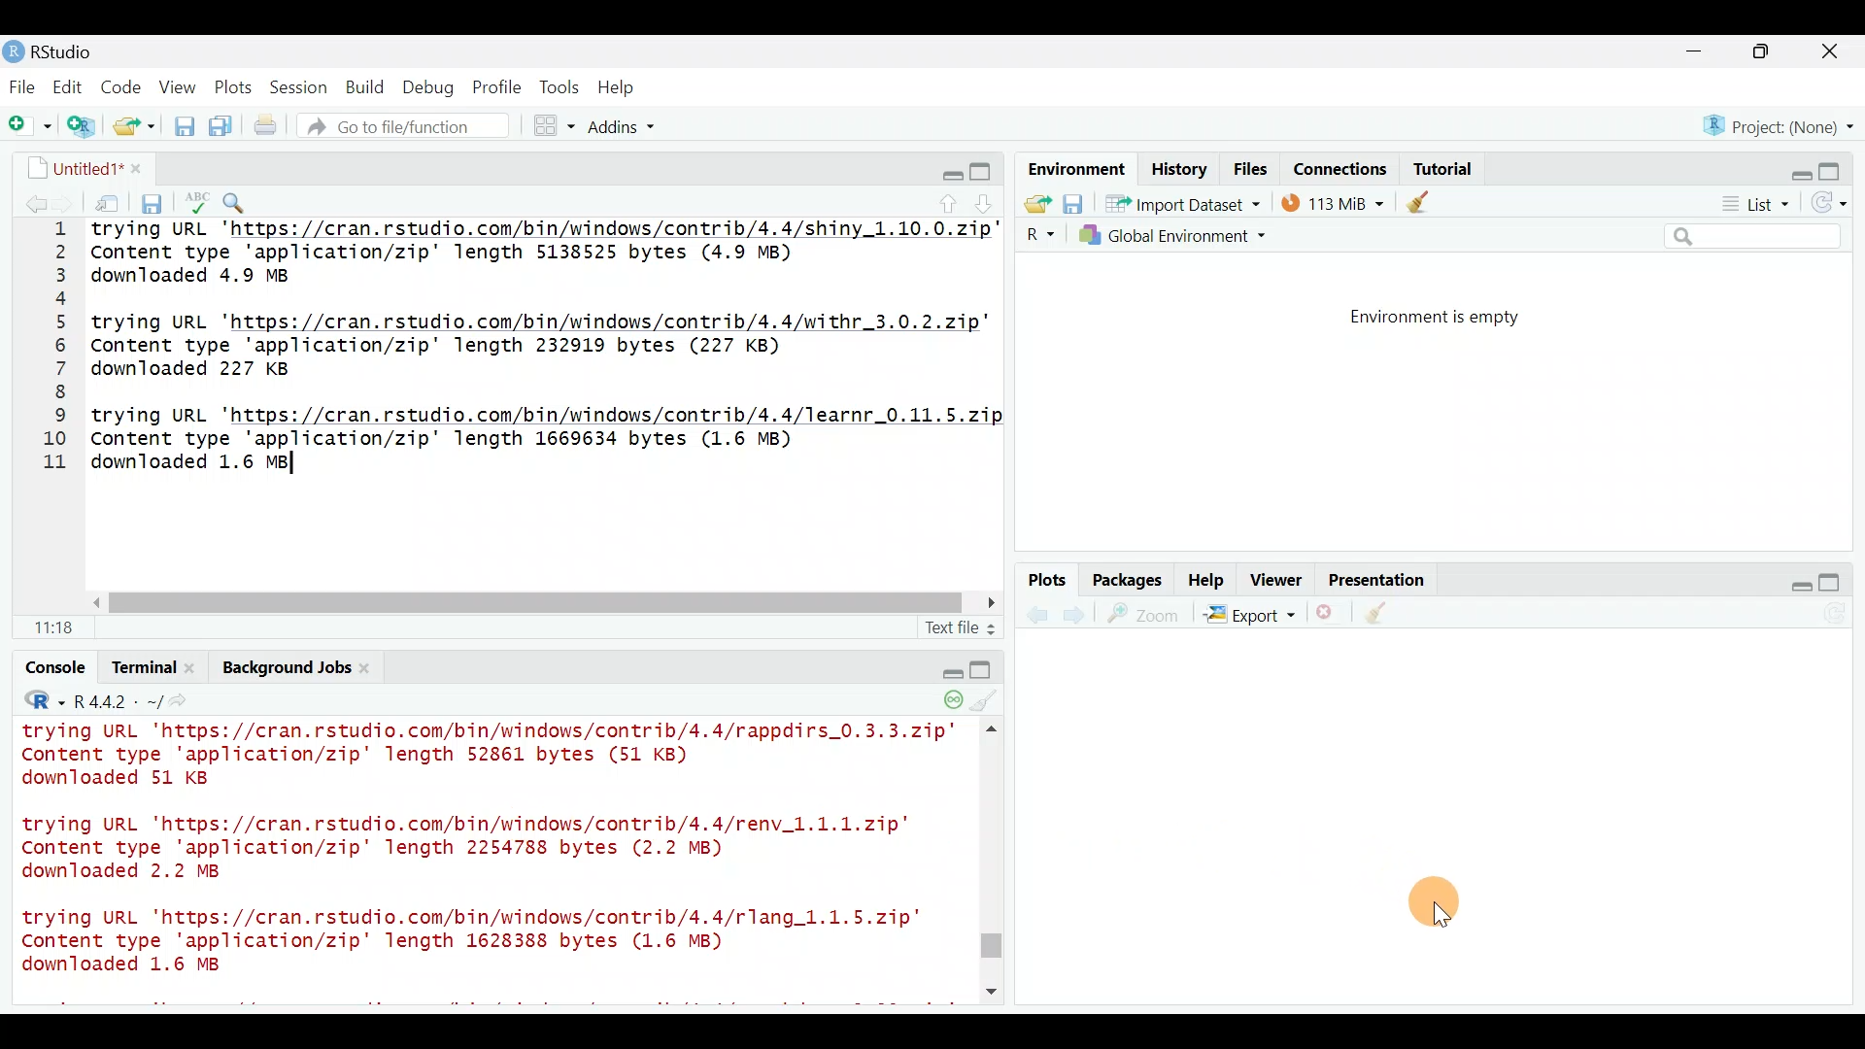 The height and width of the screenshot is (1049, 1865). Describe the element at coordinates (515, 415) in the screenshot. I see `9 trying URL 'https://cran.rstudio.com/bin/windows/contrib/4.4/learnr_0.11.5. zi]` at that location.